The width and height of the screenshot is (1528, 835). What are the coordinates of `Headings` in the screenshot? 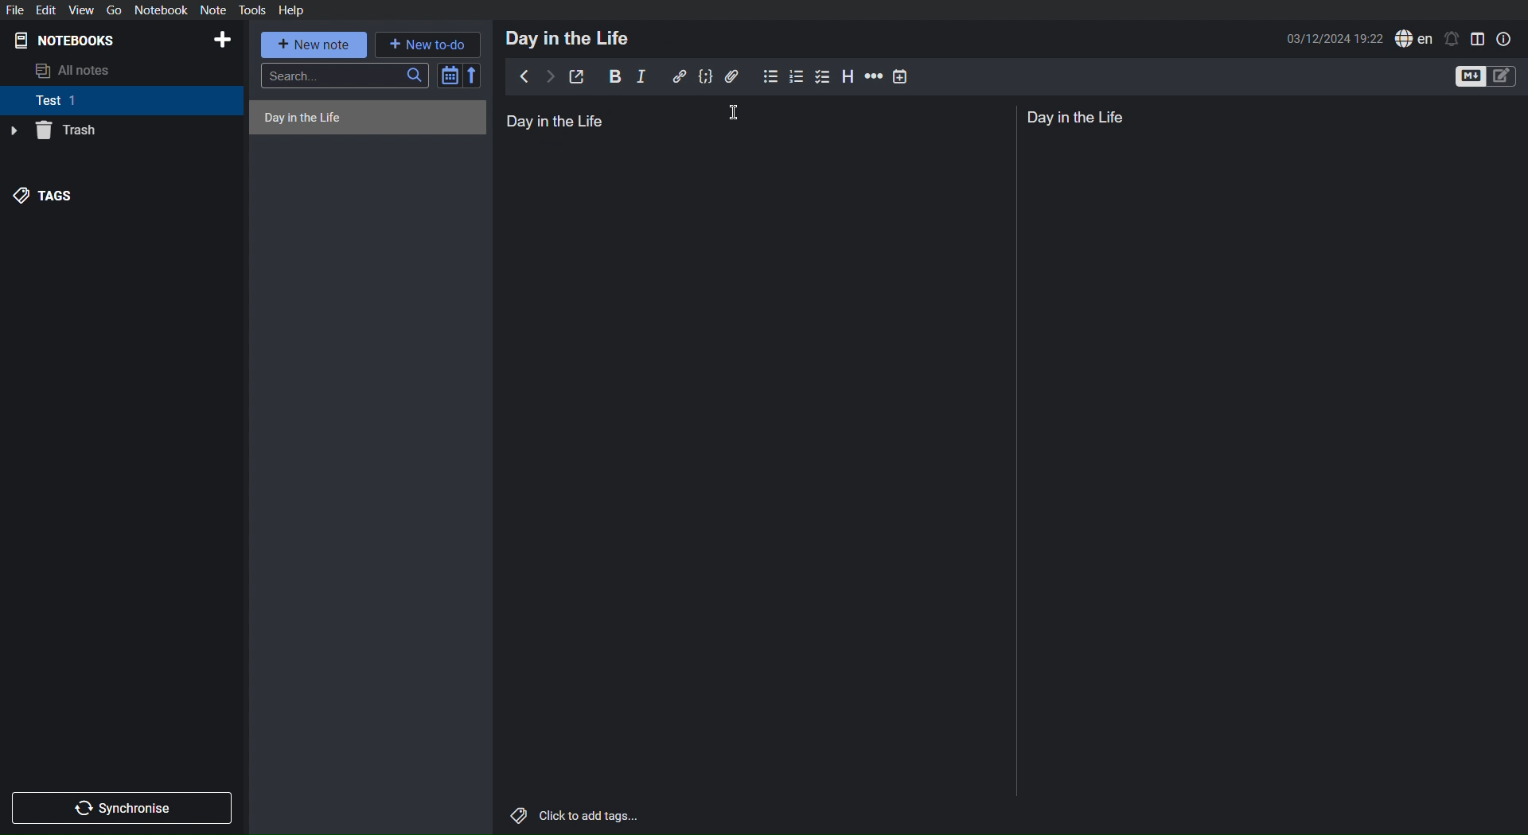 It's located at (849, 76).